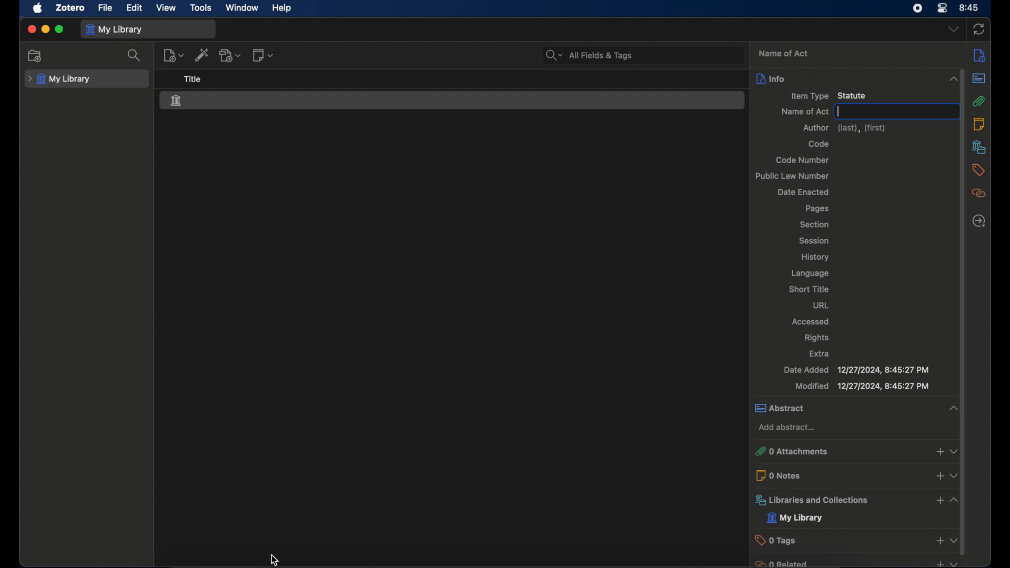  What do you see at coordinates (812, 241) in the screenshot?
I see `session` at bounding box center [812, 241].